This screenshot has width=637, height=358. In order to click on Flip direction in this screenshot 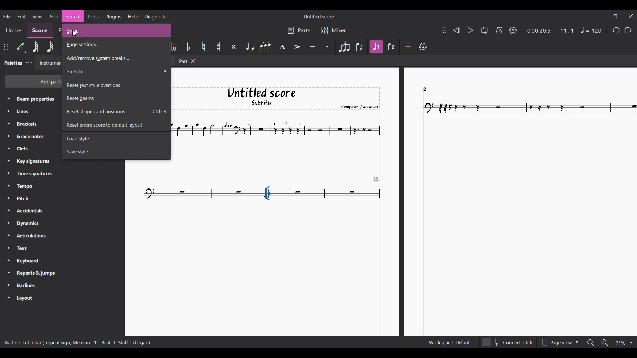, I will do `click(360, 47)`.